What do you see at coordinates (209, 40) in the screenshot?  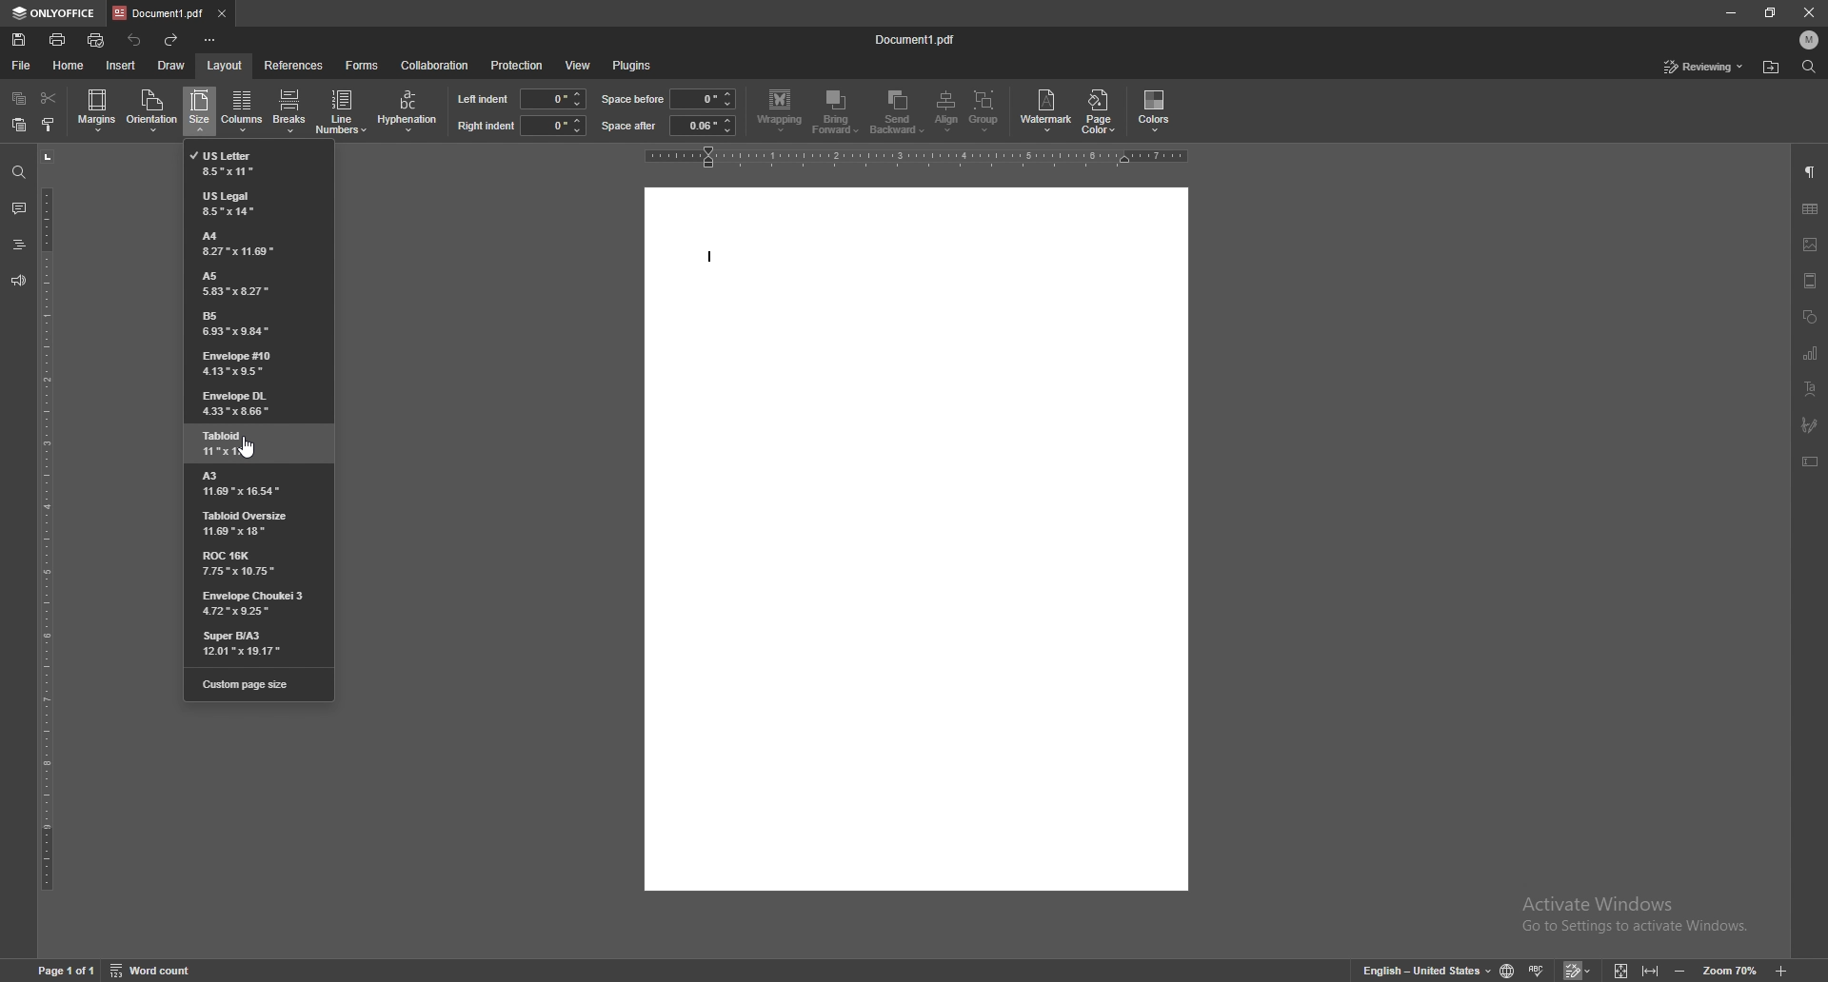 I see `customize toolbar` at bounding box center [209, 40].